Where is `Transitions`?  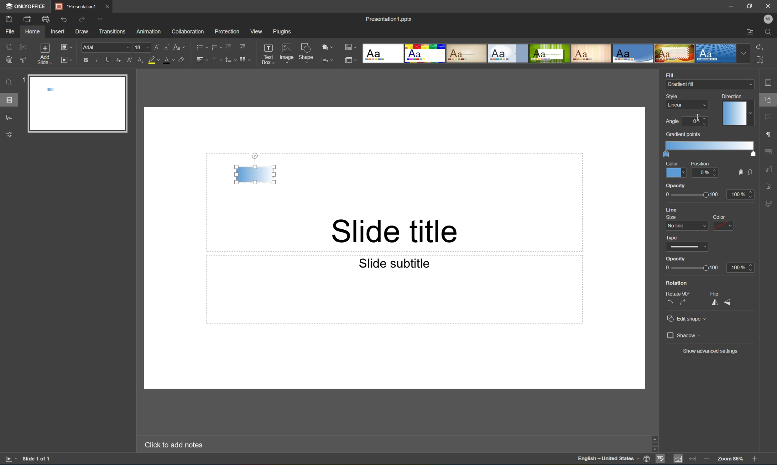
Transitions is located at coordinates (112, 31).